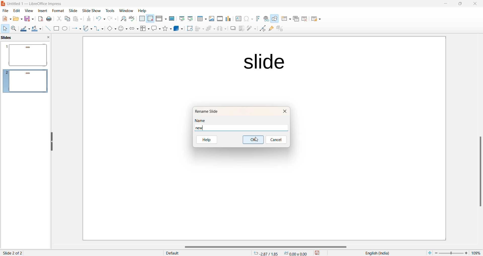  I want to click on Master slide, so click(172, 19).